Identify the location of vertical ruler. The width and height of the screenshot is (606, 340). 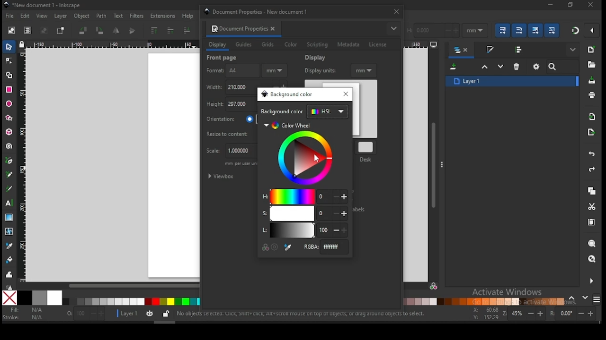
(25, 164).